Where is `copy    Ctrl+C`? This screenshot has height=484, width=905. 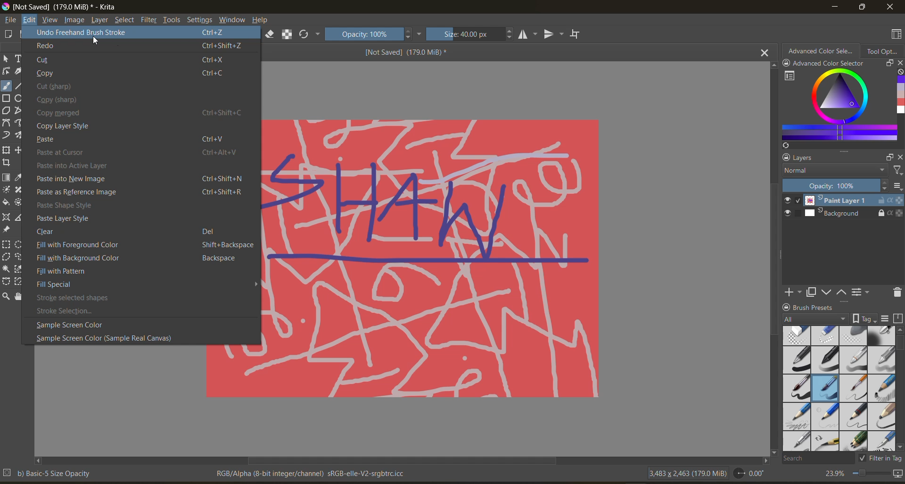
copy    Ctrl+C is located at coordinates (135, 75).